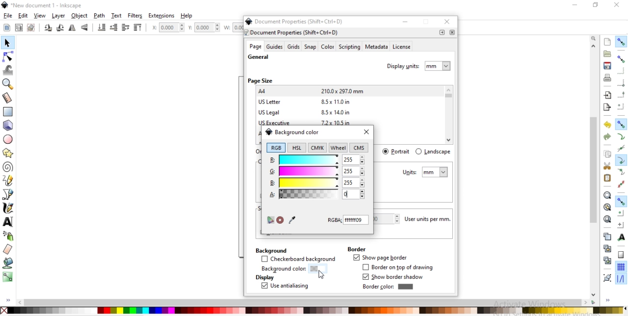  I want to click on snapping centers of bounding boxes, so click(621, 106).